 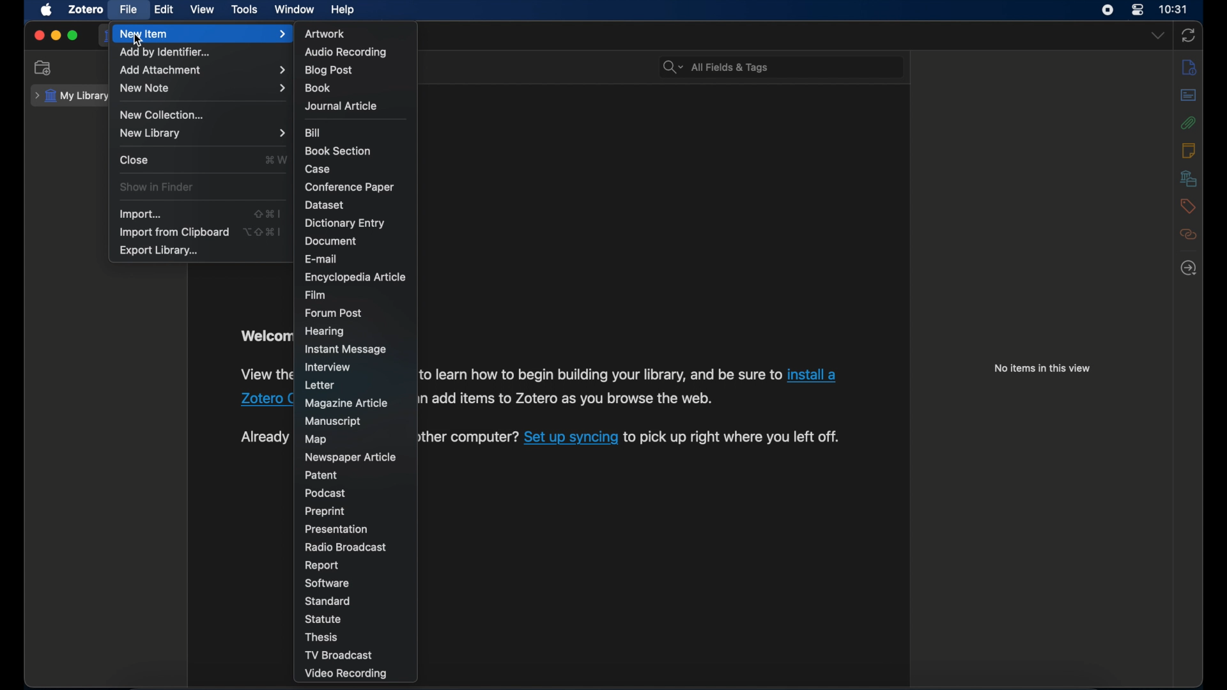 What do you see at coordinates (325, 332) in the screenshot?
I see `hearing` at bounding box center [325, 332].